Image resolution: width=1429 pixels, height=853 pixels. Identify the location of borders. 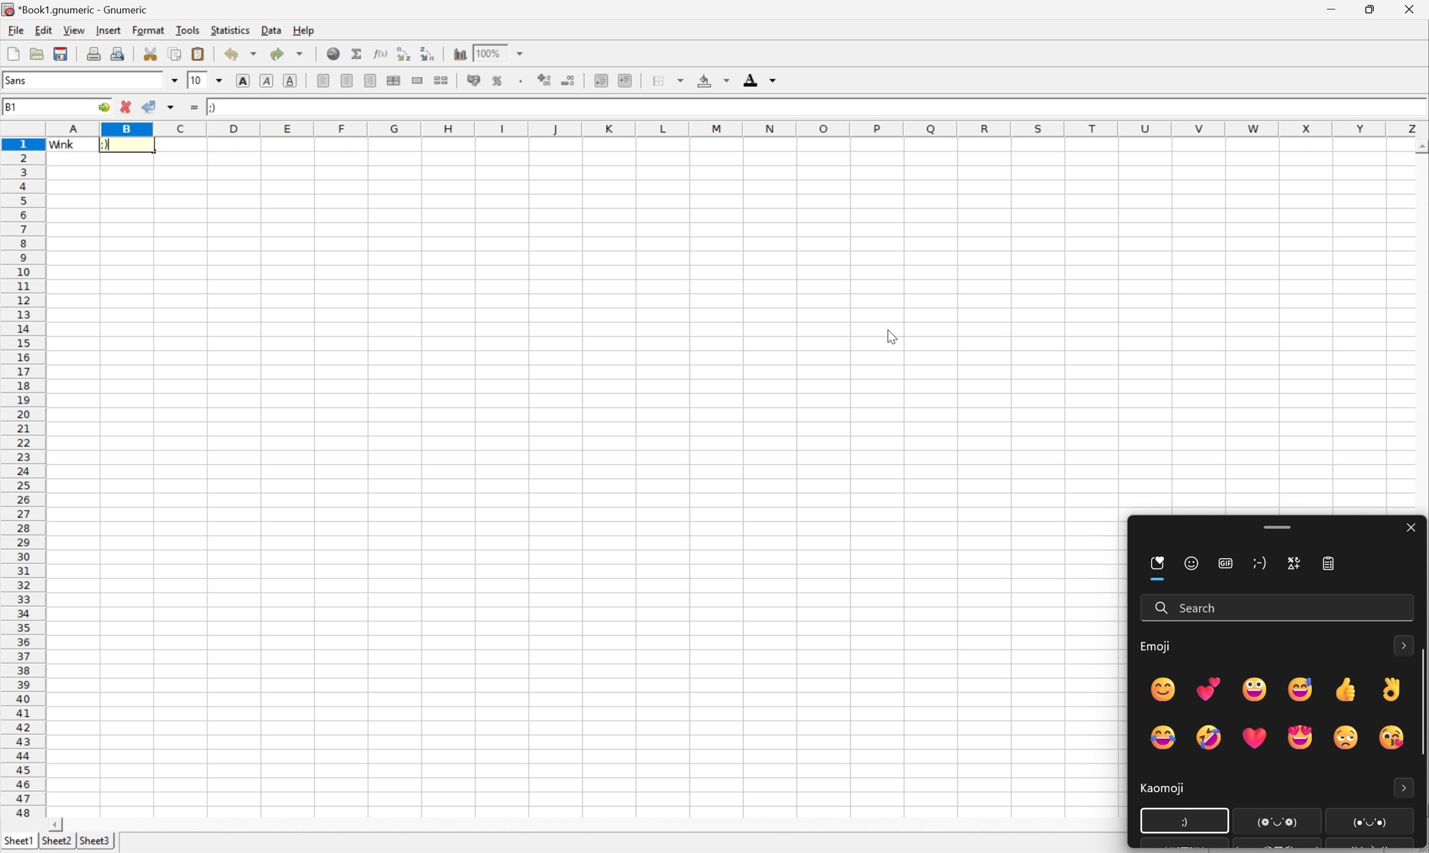
(667, 80).